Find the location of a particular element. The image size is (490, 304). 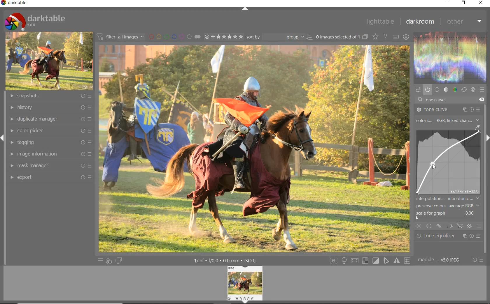

input value is located at coordinates (436, 100).